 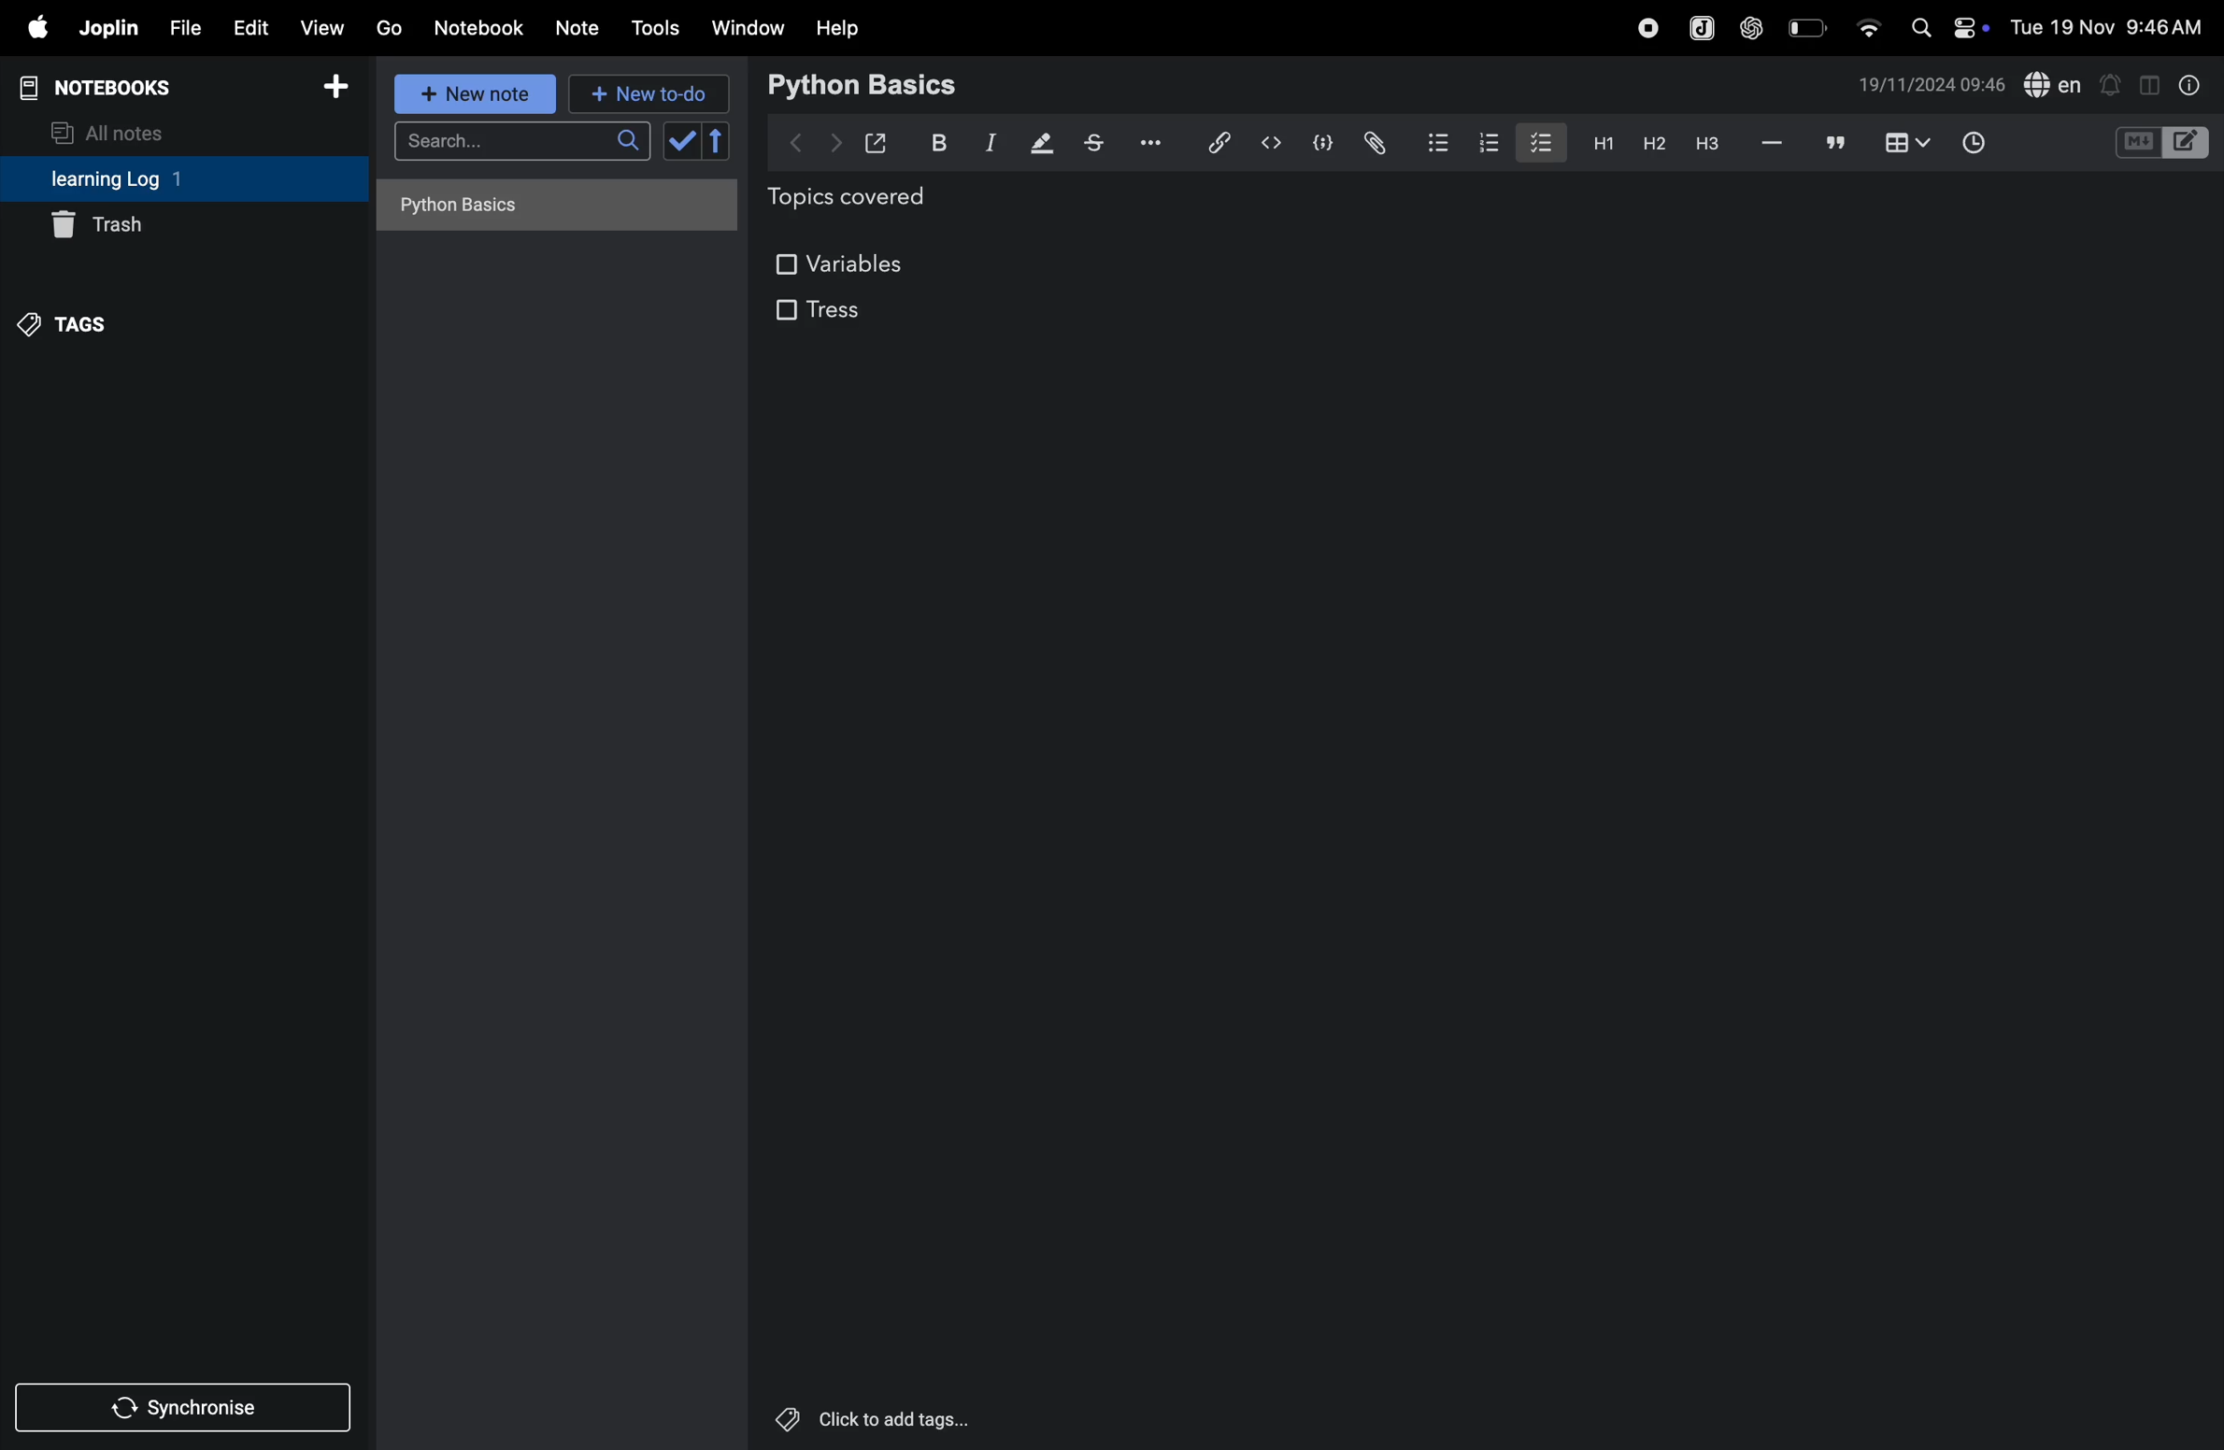 I want to click on go, so click(x=387, y=27).